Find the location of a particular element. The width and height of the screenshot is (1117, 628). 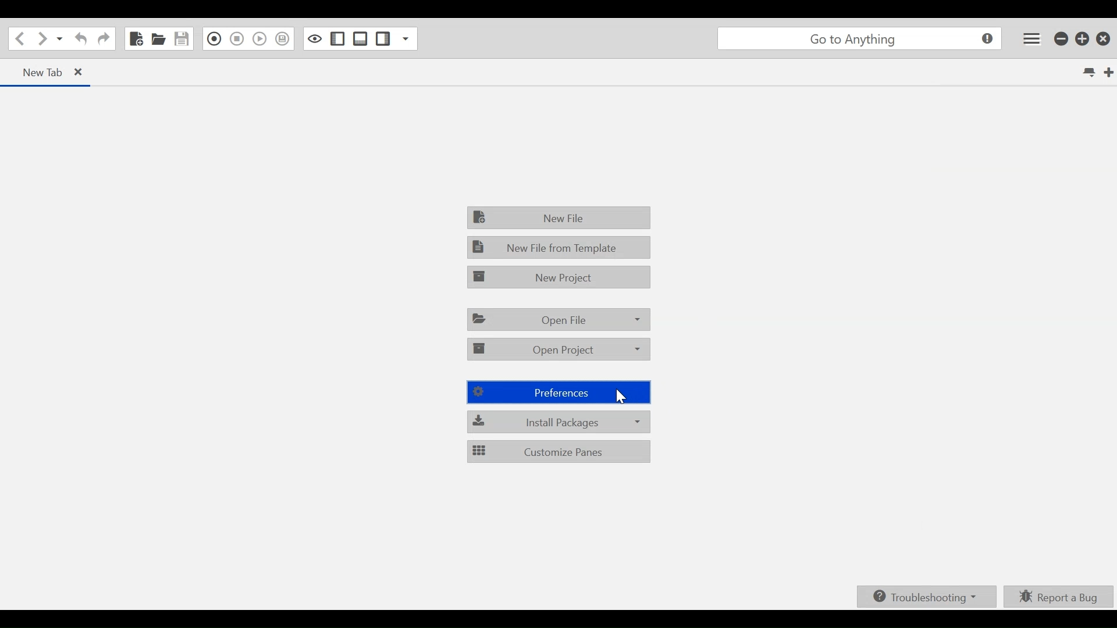

Recent location is located at coordinates (60, 40).